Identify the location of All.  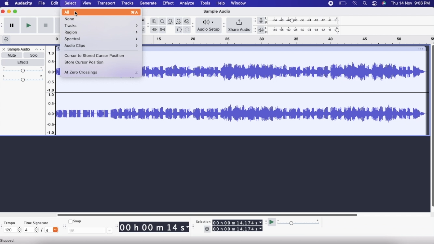
(102, 12).